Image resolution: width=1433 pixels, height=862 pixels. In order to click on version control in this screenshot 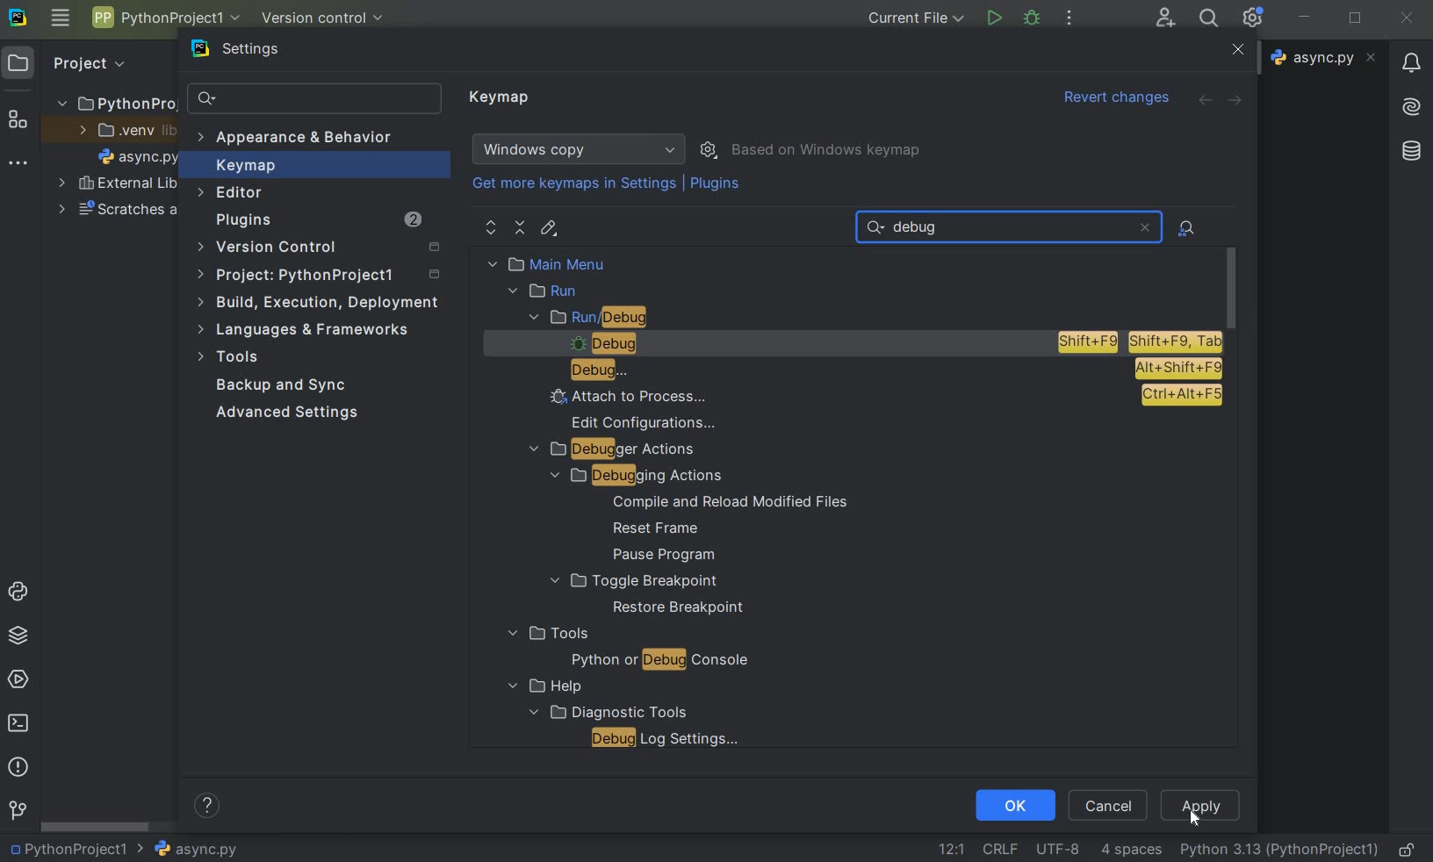, I will do `click(18, 811)`.